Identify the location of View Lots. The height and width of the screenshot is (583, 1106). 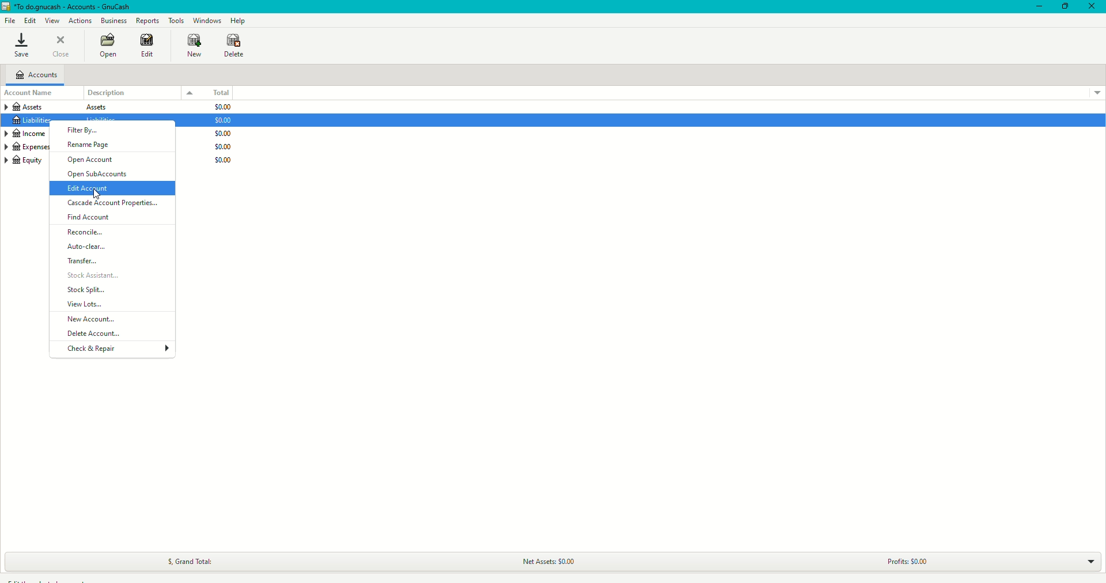
(84, 305).